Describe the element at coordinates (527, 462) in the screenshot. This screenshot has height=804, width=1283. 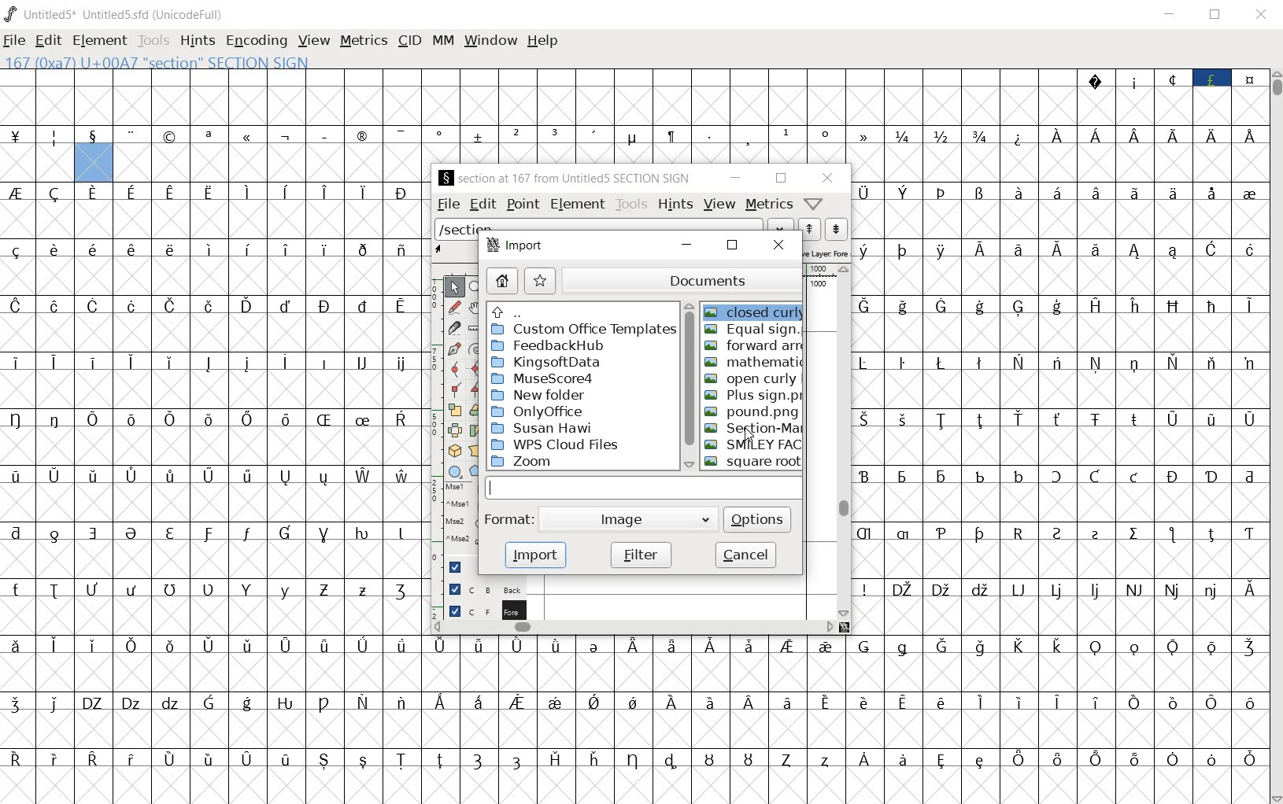
I see `zoom` at that location.